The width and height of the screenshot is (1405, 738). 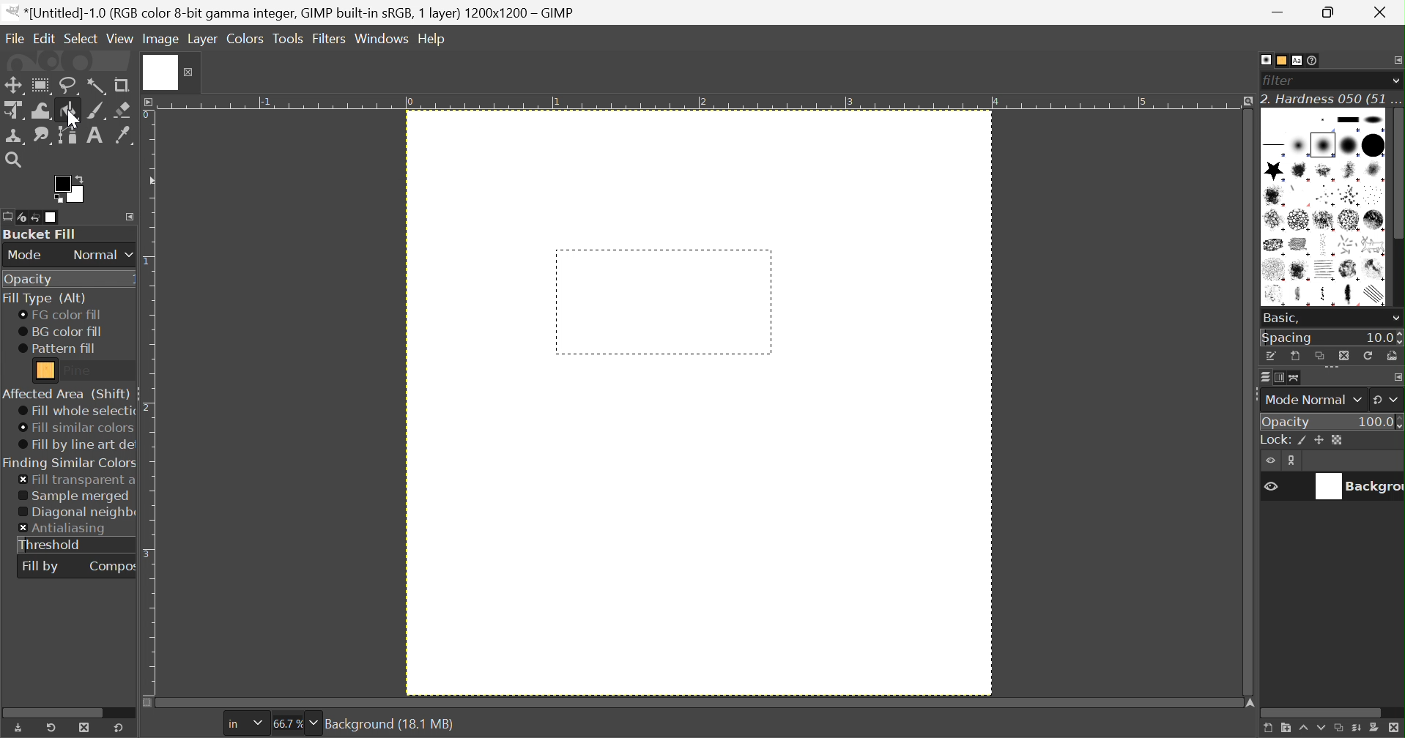 What do you see at coordinates (27, 280) in the screenshot?
I see `Opacity` at bounding box center [27, 280].